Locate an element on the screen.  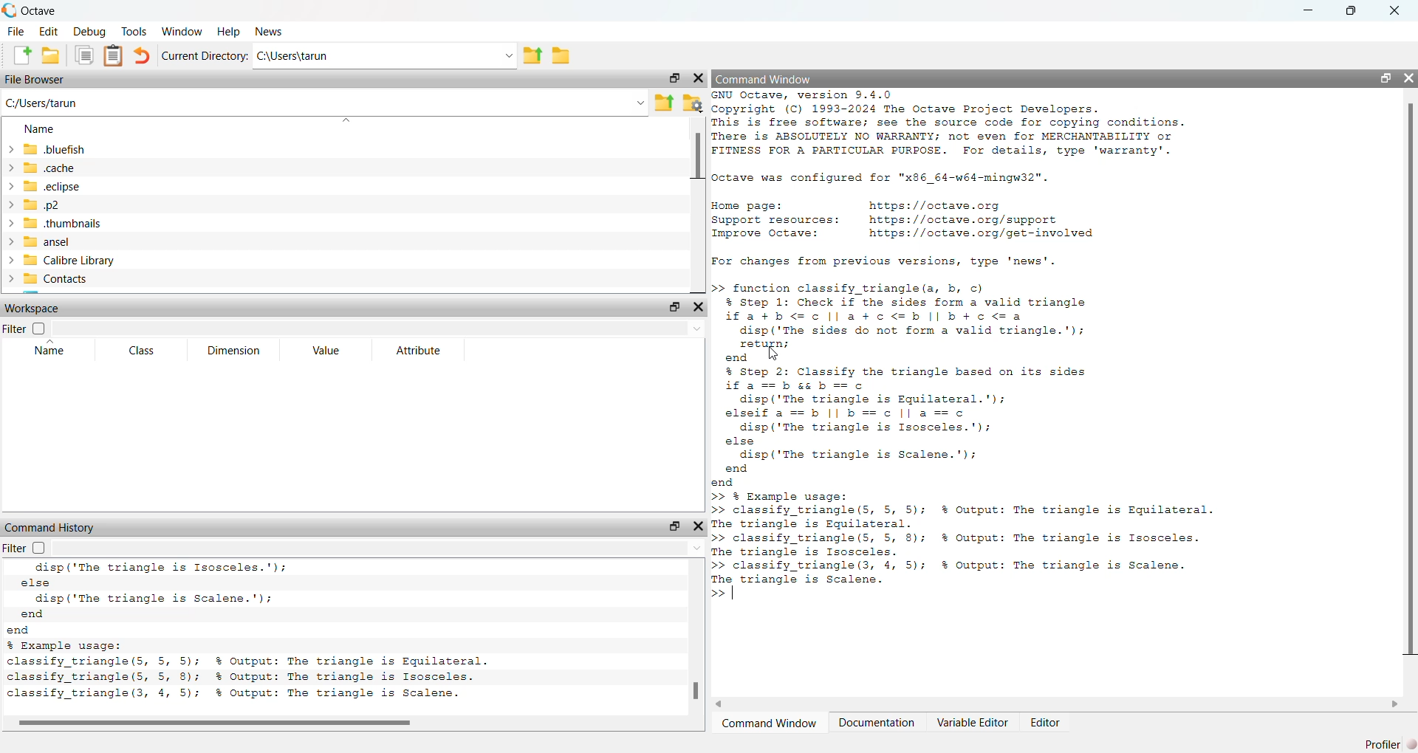
workspace is located at coordinates (35, 307).